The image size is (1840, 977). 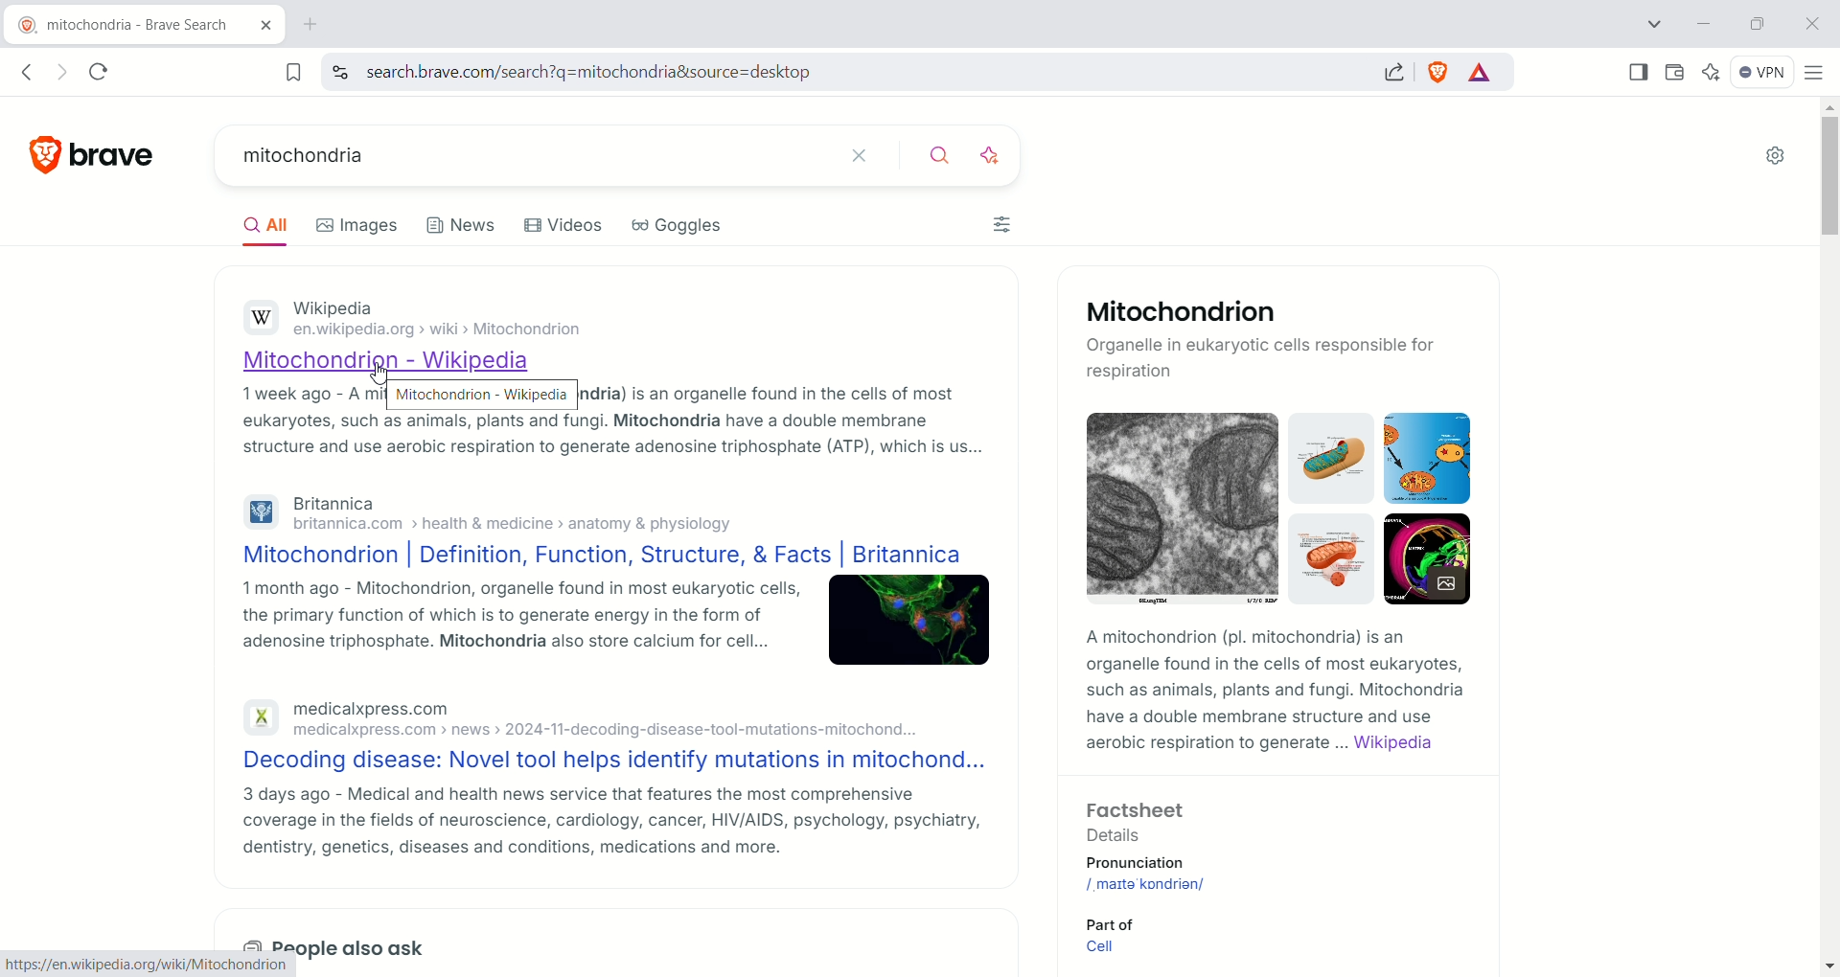 I want to click on eukaryotes, such as animals, plants and fungi. Mitochondria have a double membrane
structure and use aerobic respiration to generate adenosine triphosphate (ATP), which is us..., so click(x=607, y=436).